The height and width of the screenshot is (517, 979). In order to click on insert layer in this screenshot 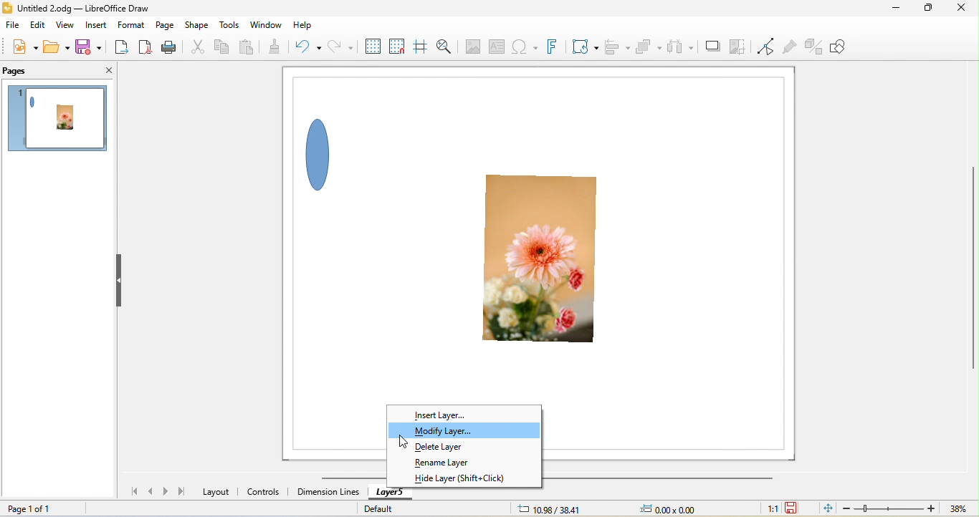, I will do `click(442, 414)`.